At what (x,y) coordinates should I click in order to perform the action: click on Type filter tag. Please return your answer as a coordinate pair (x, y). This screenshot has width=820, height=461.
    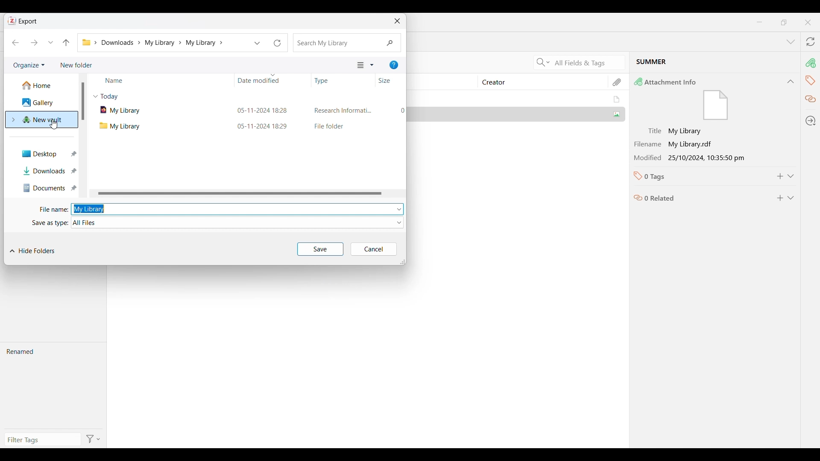
    Looking at the image, I should click on (41, 440).